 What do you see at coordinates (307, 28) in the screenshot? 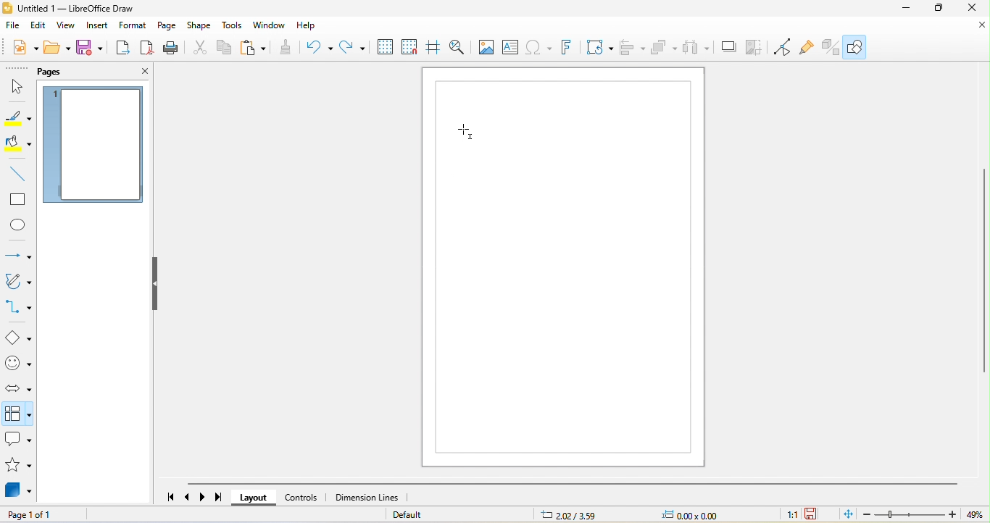
I see `help` at bounding box center [307, 28].